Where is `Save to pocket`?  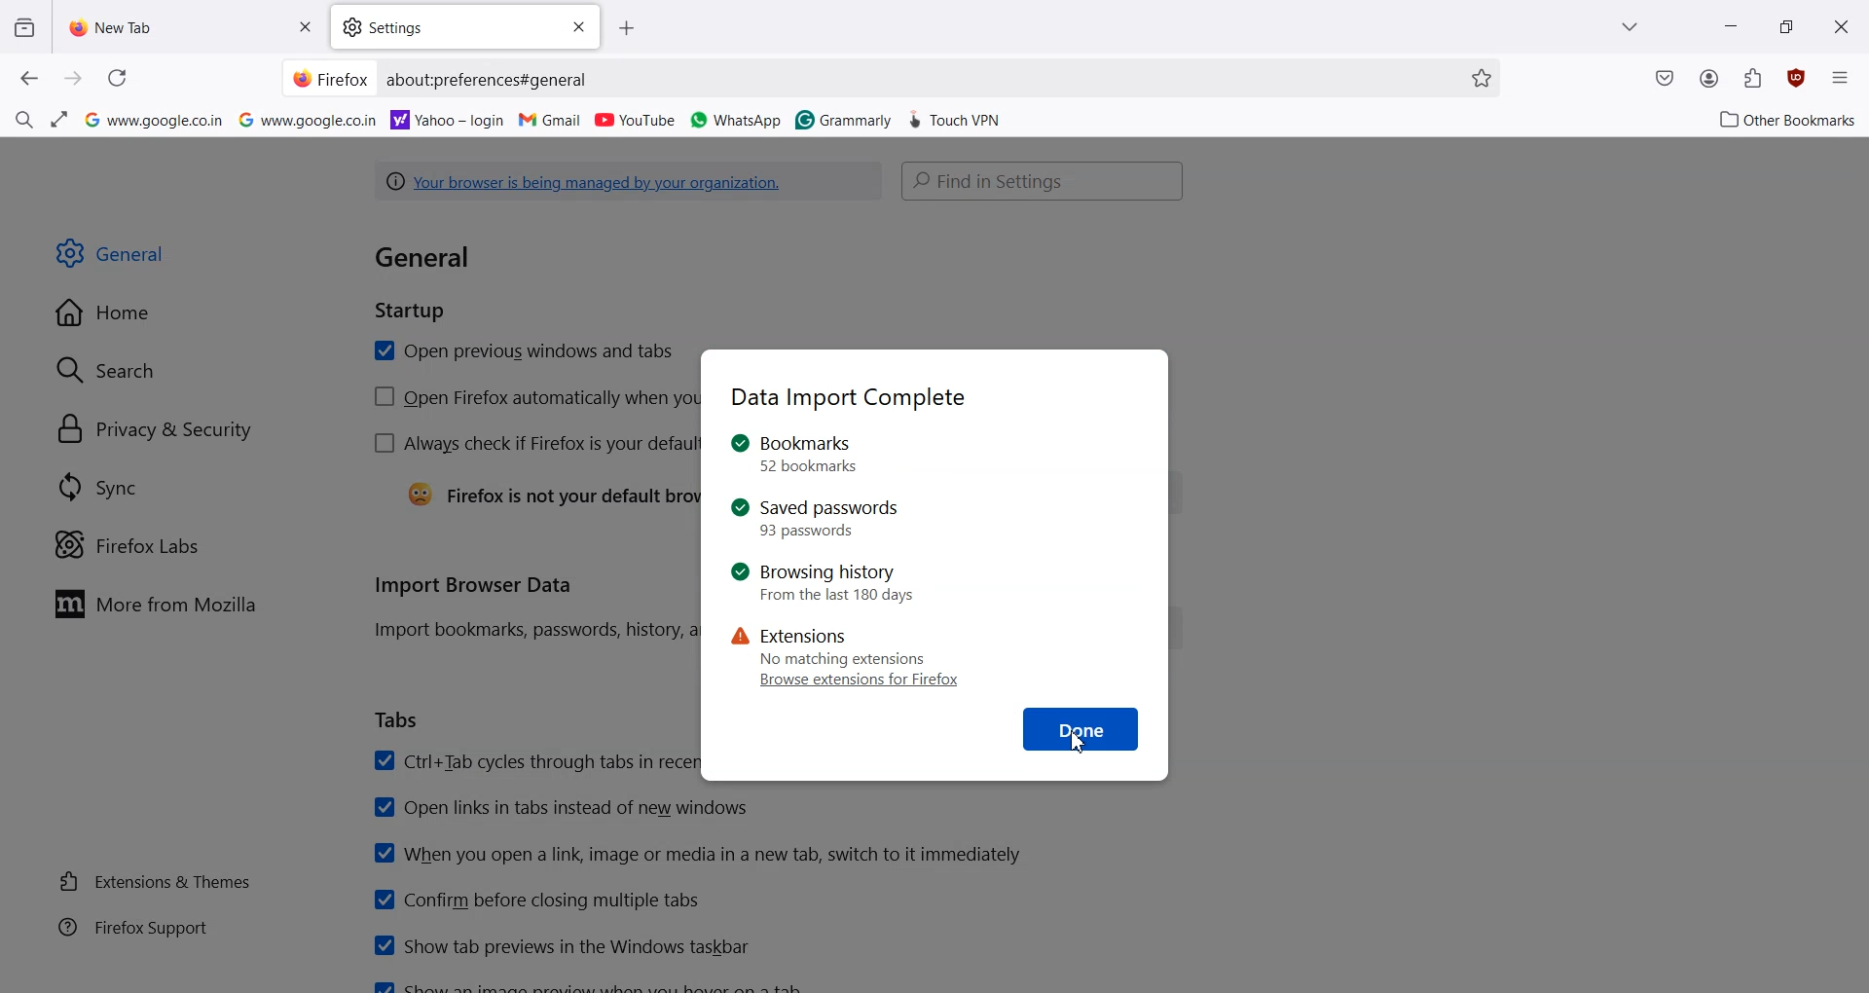 Save to pocket is located at coordinates (1665, 80).